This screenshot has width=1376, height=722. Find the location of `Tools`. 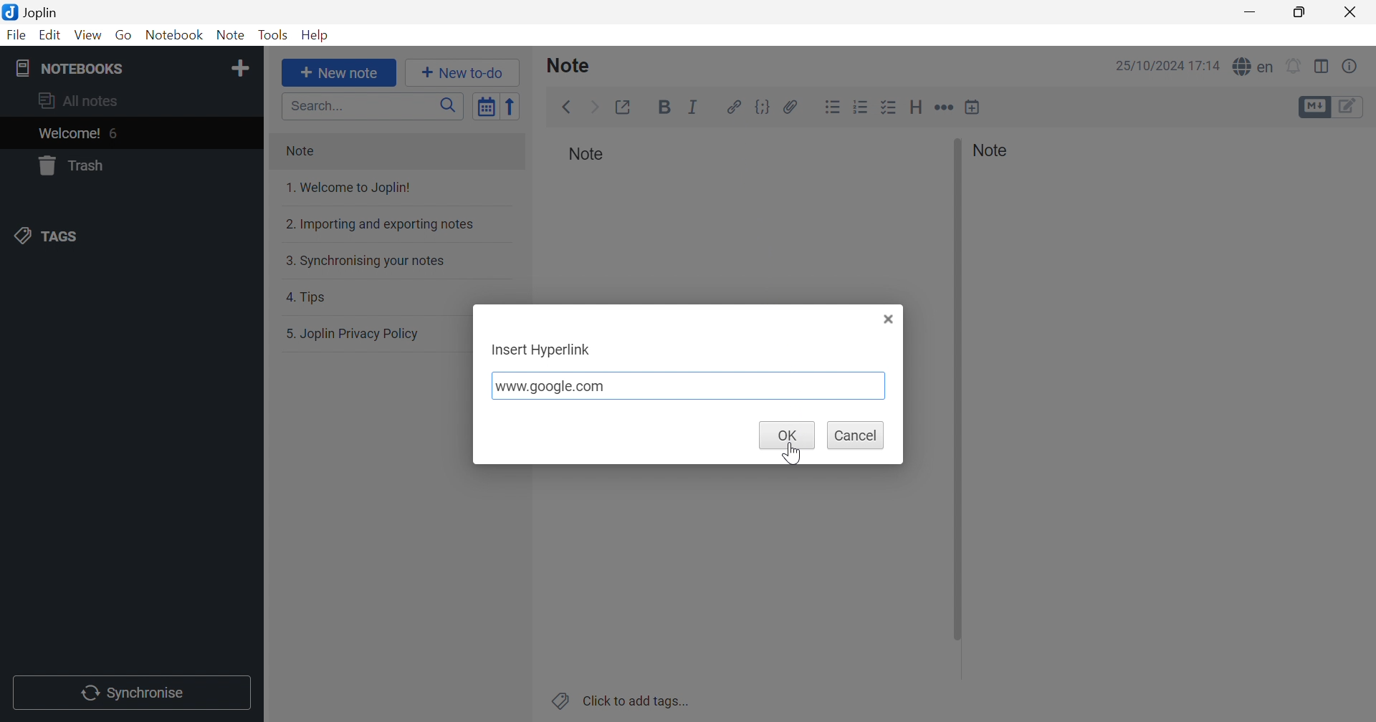

Tools is located at coordinates (272, 36).